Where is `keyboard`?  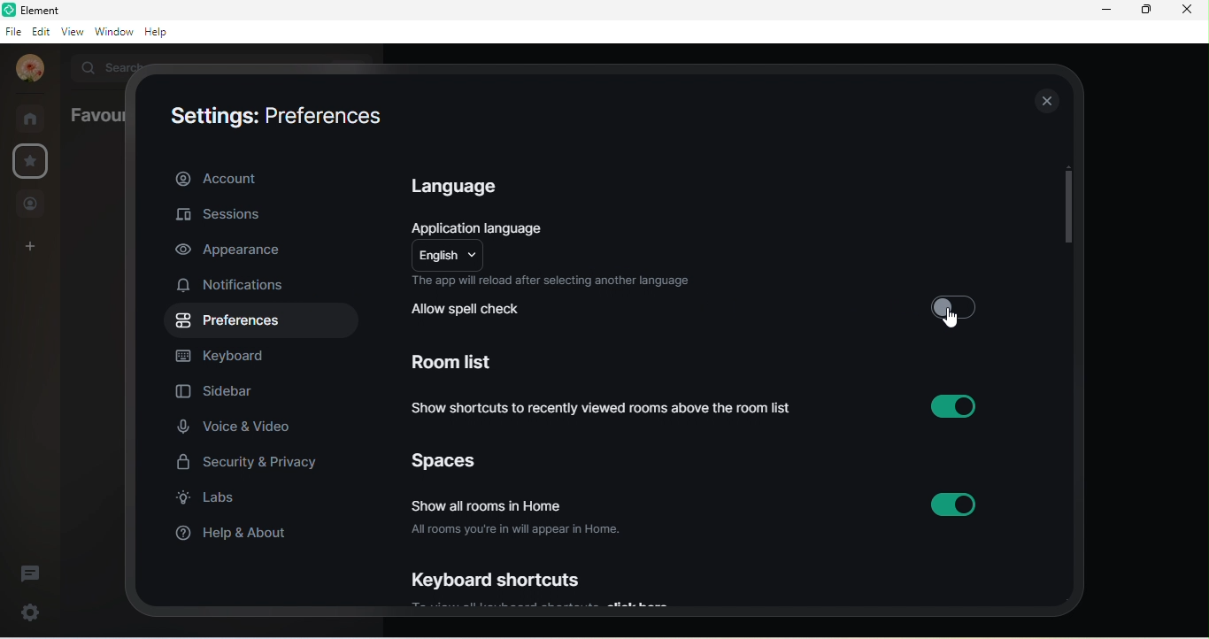
keyboard is located at coordinates (224, 356).